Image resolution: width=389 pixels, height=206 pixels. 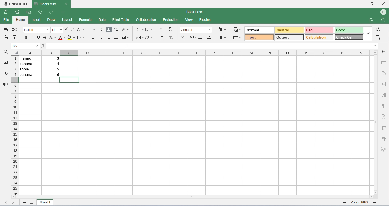 What do you see at coordinates (126, 38) in the screenshot?
I see `merge and center` at bounding box center [126, 38].